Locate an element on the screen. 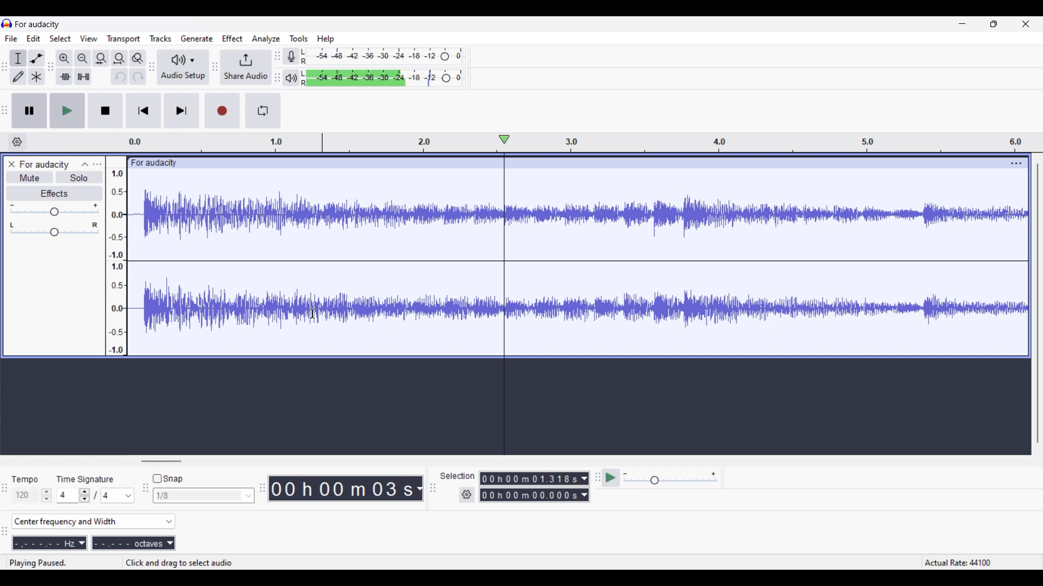 The width and height of the screenshot is (1043, 586). Fit project to width  is located at coordinates (119, 59).